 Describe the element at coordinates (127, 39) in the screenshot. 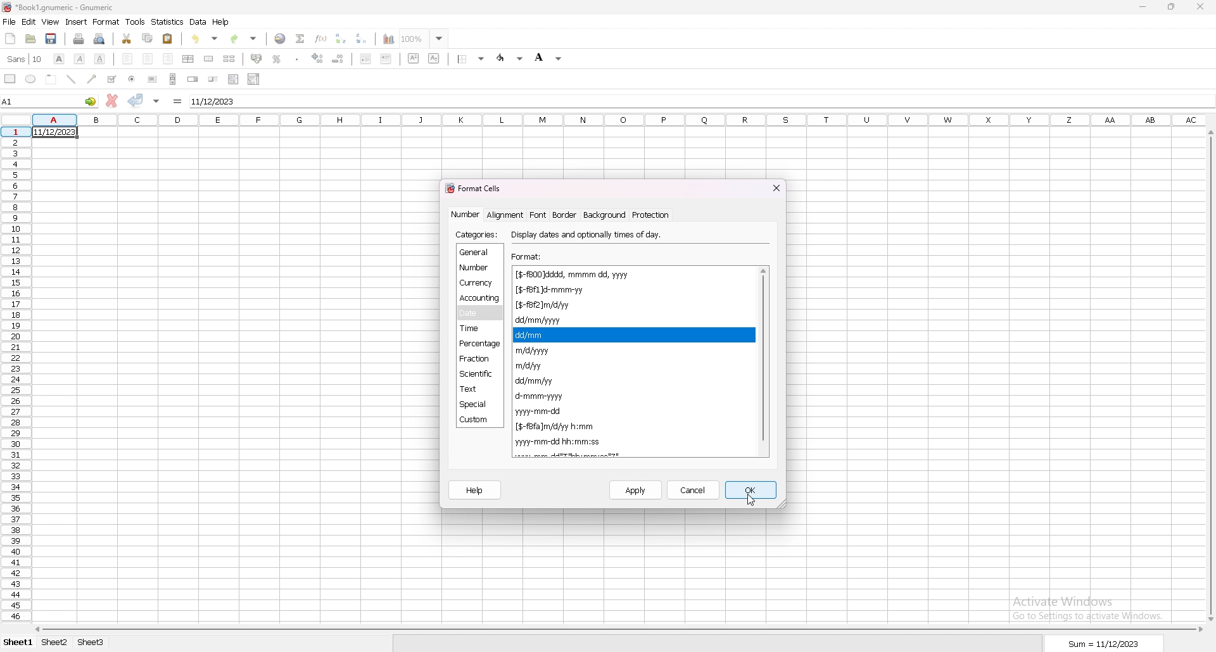

I see `cut` at that location.